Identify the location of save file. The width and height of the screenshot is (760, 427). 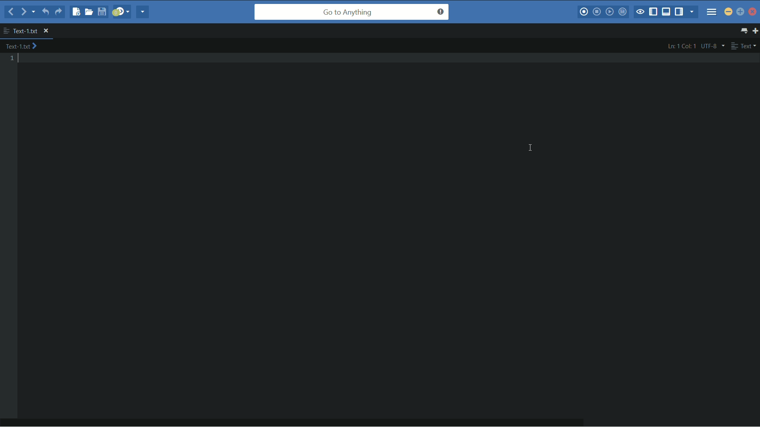
(101, 13).